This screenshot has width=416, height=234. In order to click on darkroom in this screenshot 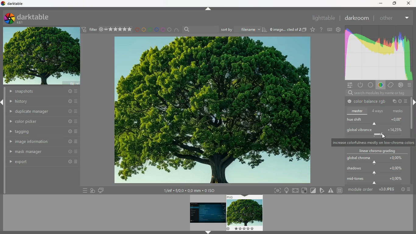, I will do `click(356, 18)`.